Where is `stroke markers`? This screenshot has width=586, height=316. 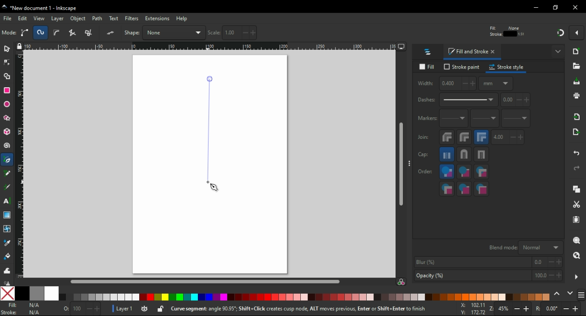 stroke markers is located at coordinates (464, 189).